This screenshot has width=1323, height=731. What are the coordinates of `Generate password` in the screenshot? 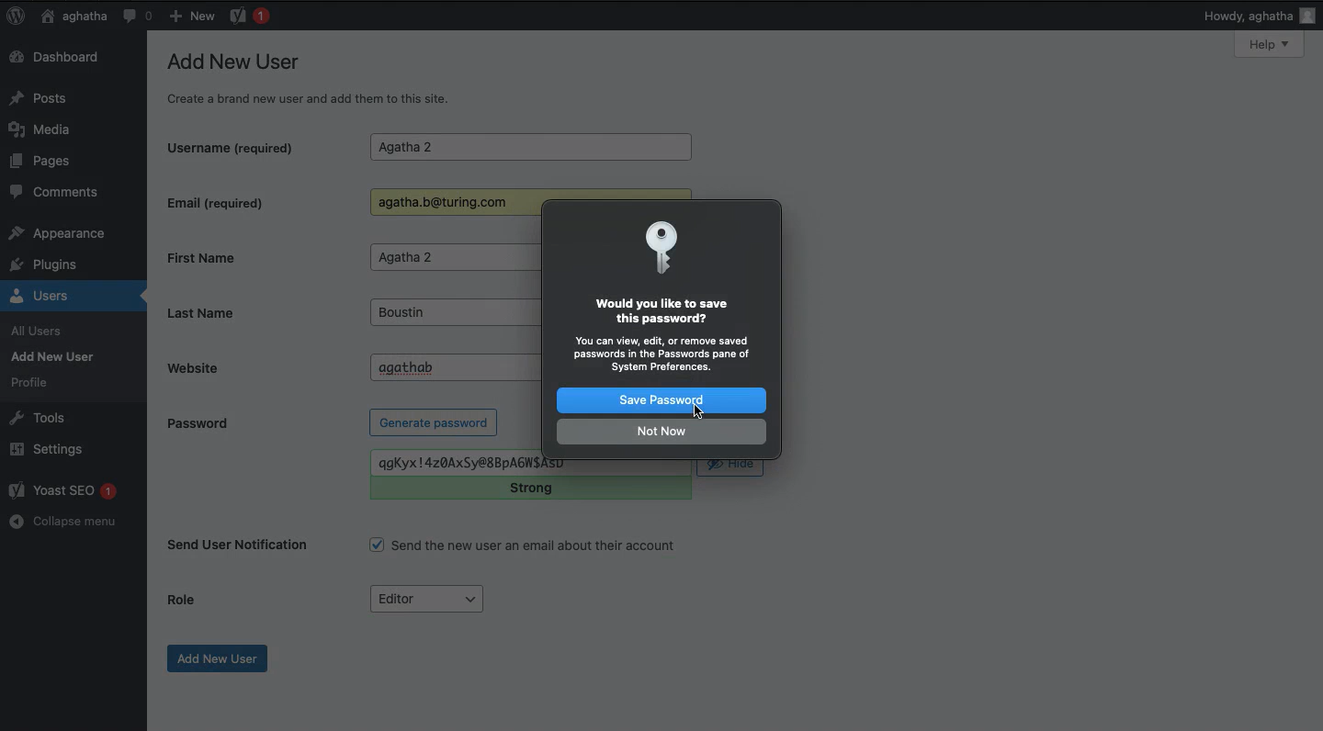 It's located at (434, 422).